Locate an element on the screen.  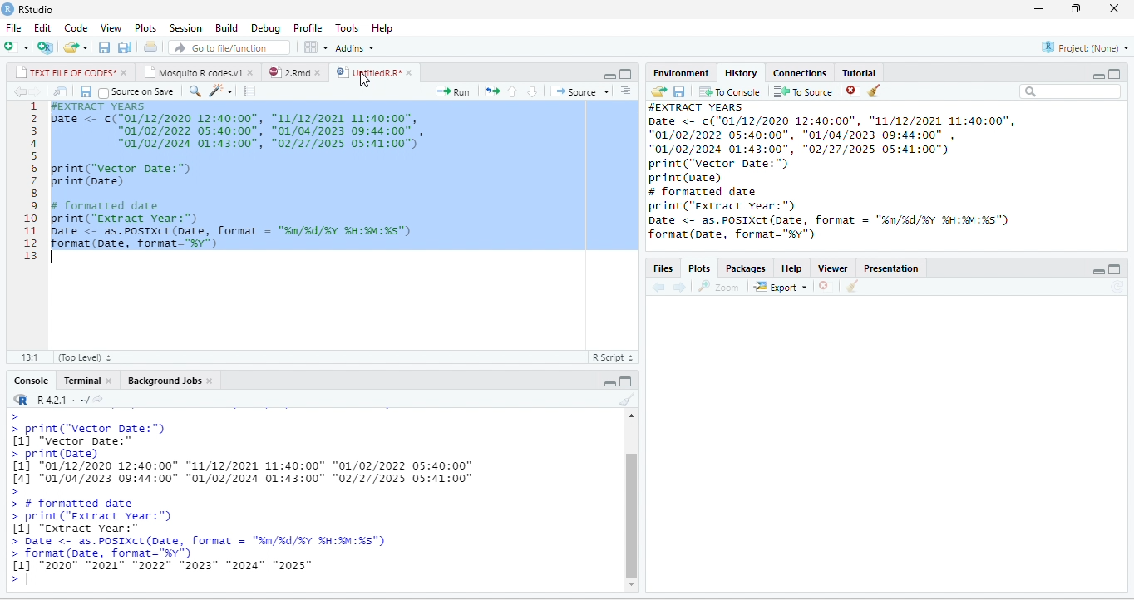
Background Jobs is located at coordinates (163, 381).